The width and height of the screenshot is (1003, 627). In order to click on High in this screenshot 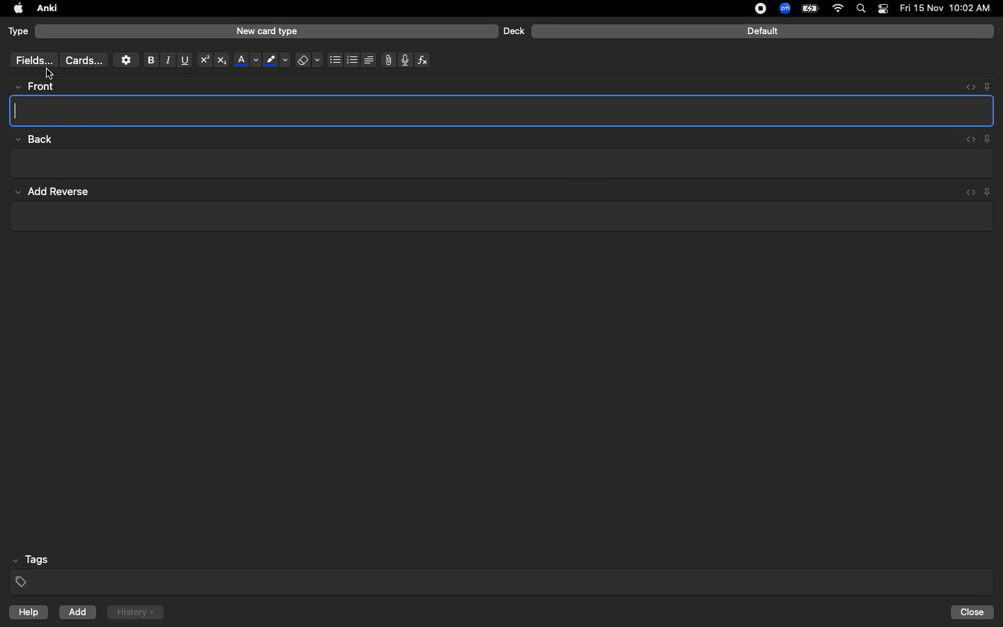, I will do `click(39, 86)`.